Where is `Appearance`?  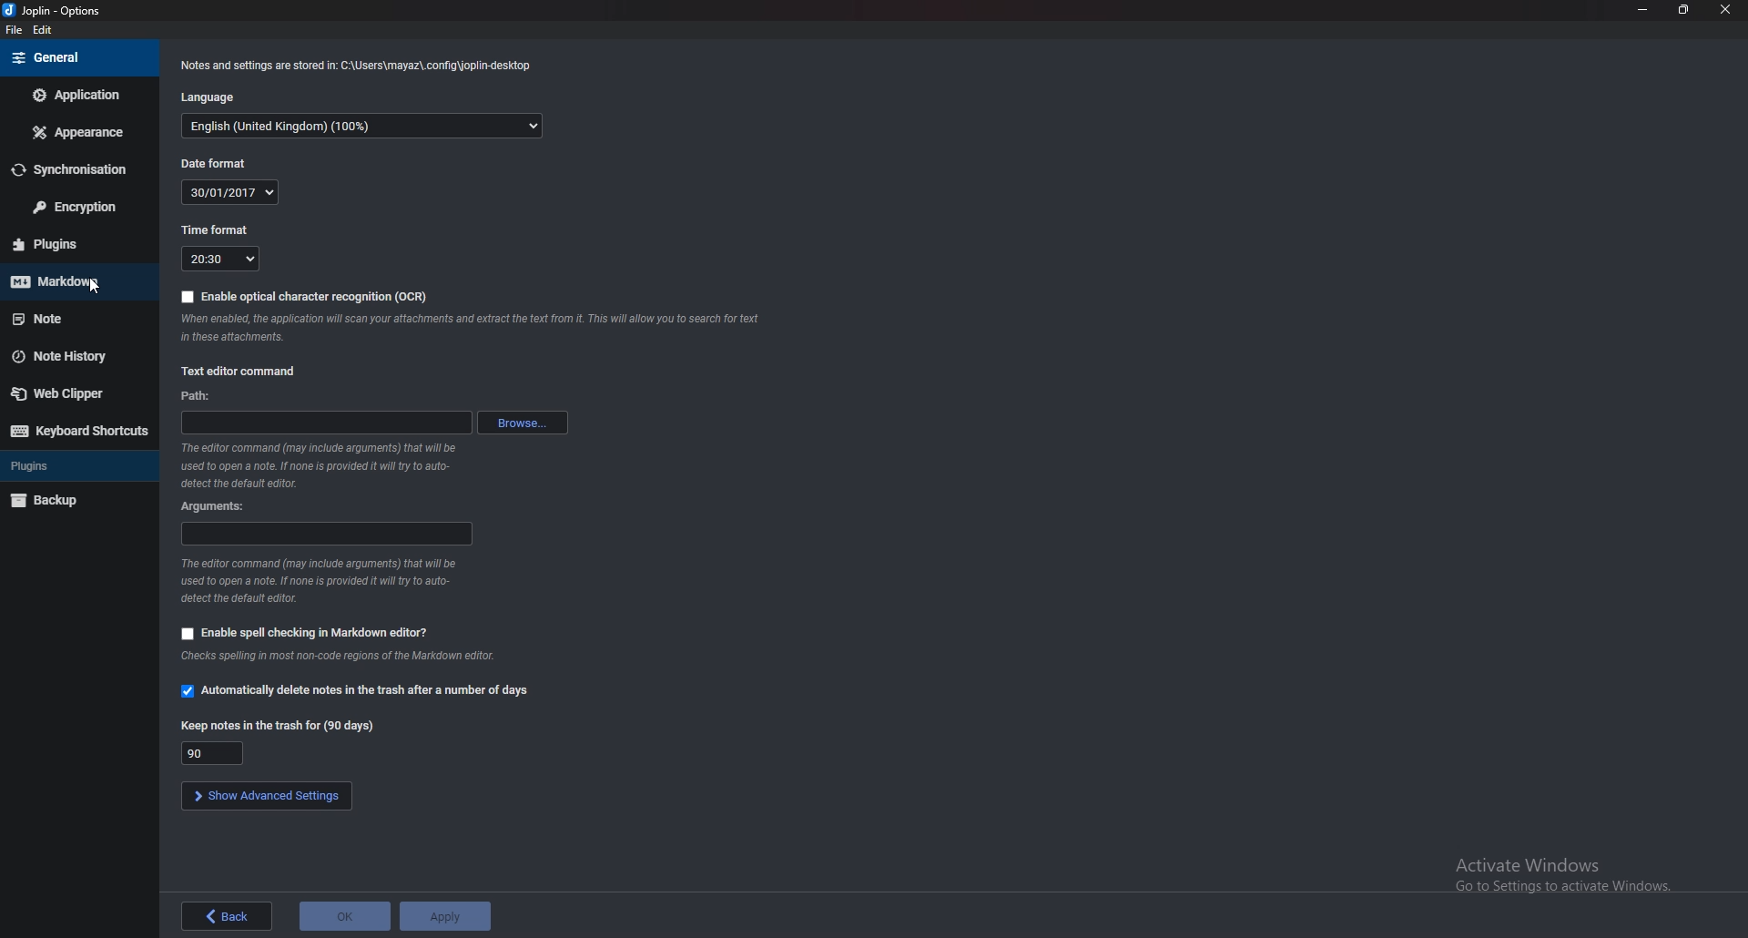
Appearance is located at coordinates (74, 132).